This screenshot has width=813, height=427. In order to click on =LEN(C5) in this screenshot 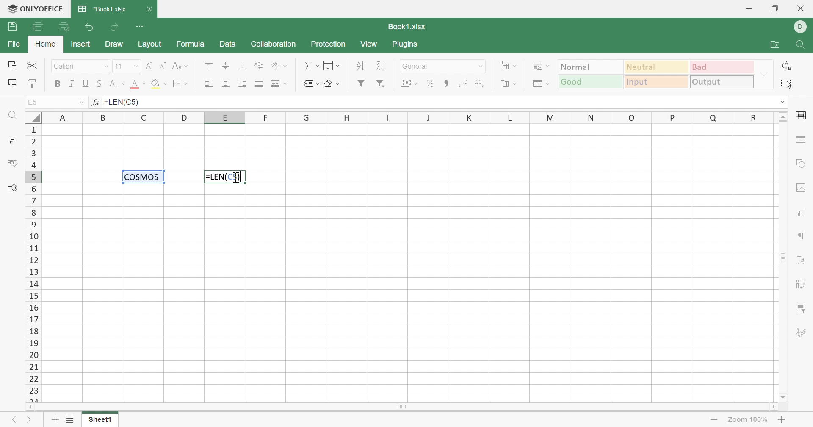, I will do `click(224, 177)`.